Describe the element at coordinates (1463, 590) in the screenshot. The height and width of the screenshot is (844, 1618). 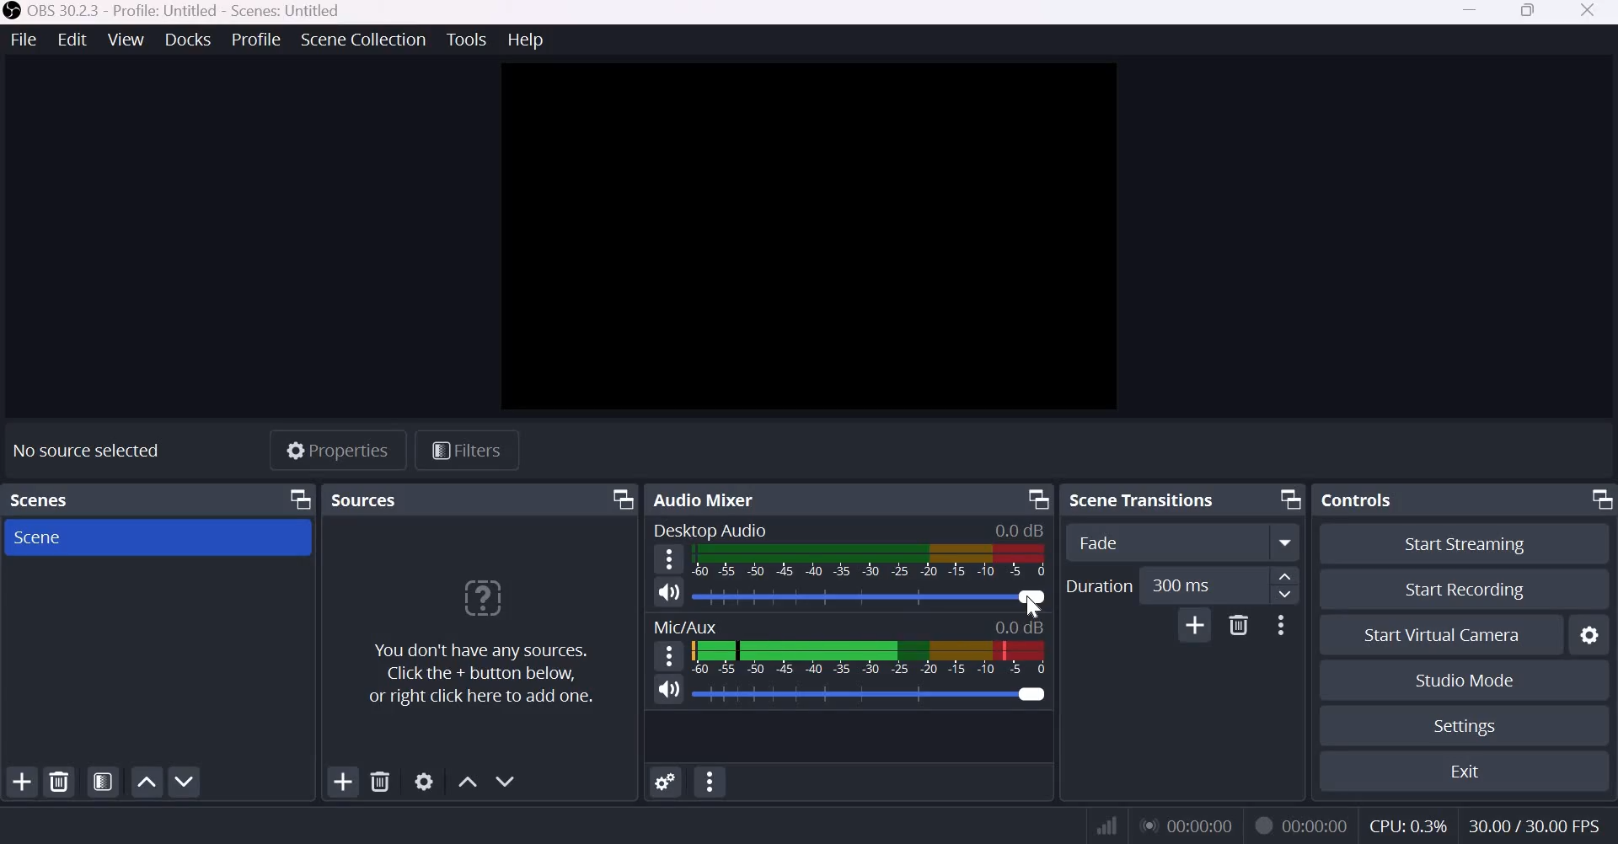
I see `Start recording` at that location.